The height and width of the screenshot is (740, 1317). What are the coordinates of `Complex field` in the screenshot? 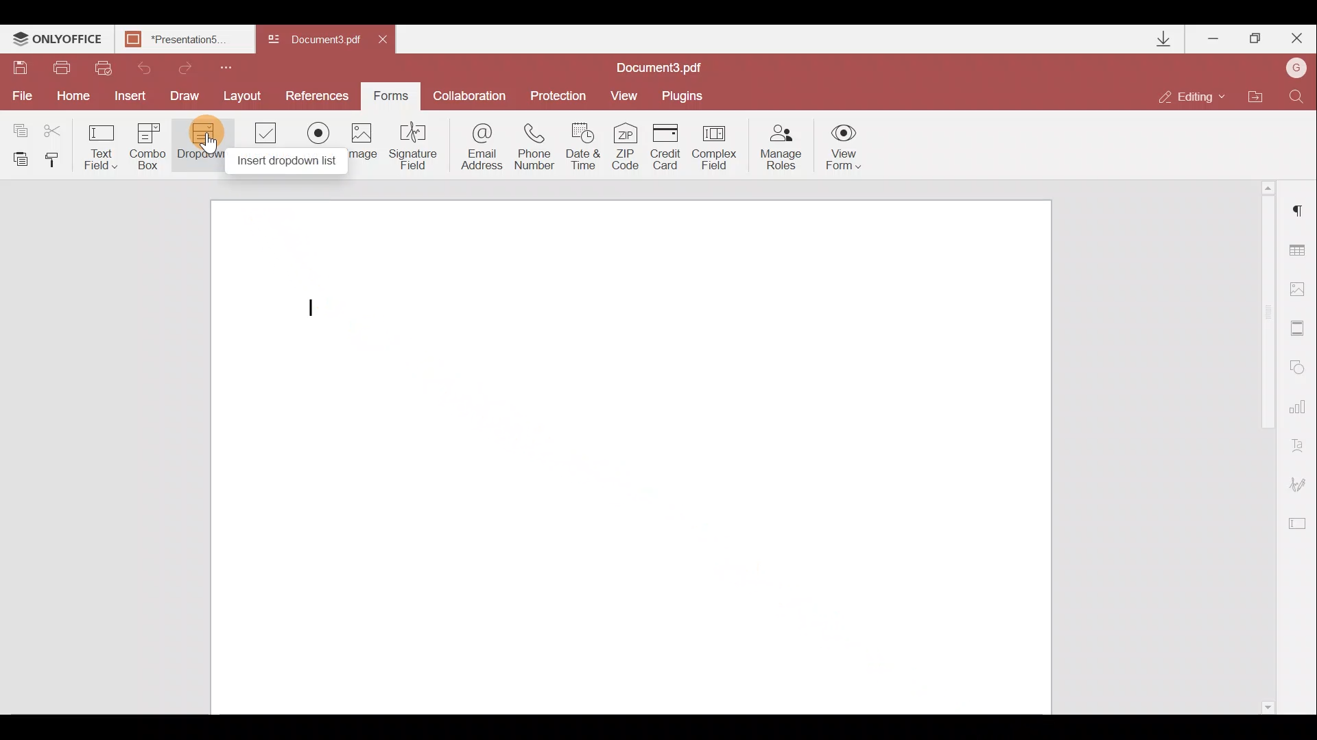 It's located at (716, 147).